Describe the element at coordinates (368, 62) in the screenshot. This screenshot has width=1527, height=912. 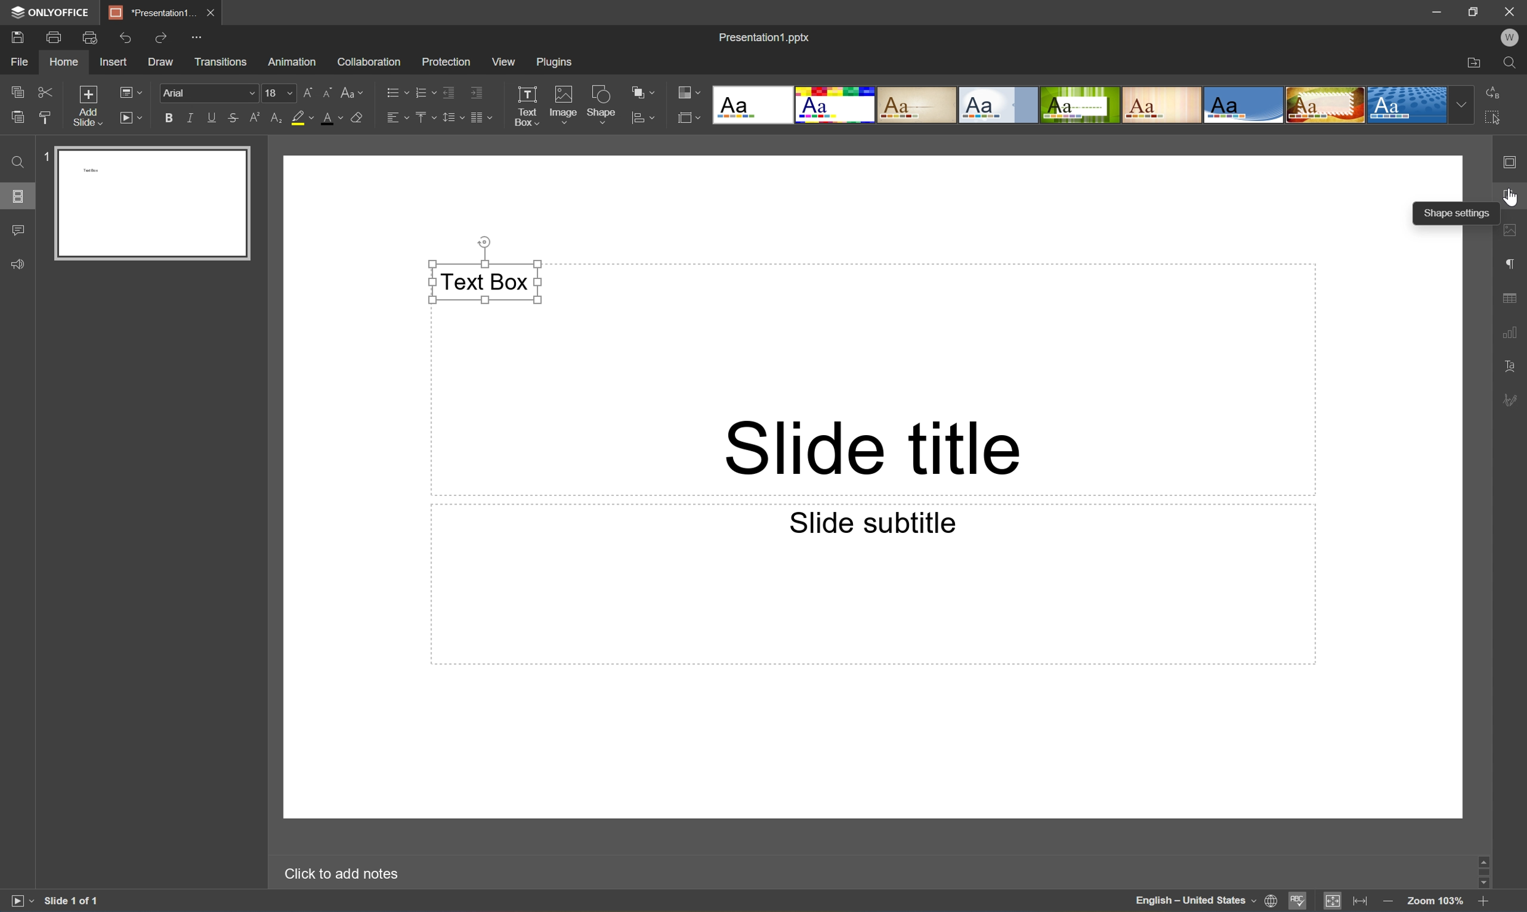
I see `Collaboration` at that location.